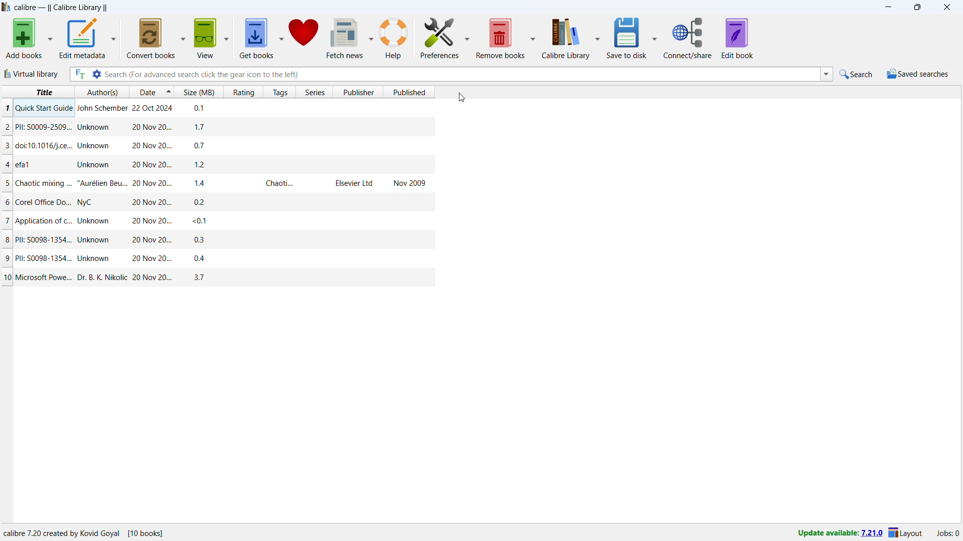  Describe the element at coordinates (827, 74) in the screenshot. I see `search history` at that location.